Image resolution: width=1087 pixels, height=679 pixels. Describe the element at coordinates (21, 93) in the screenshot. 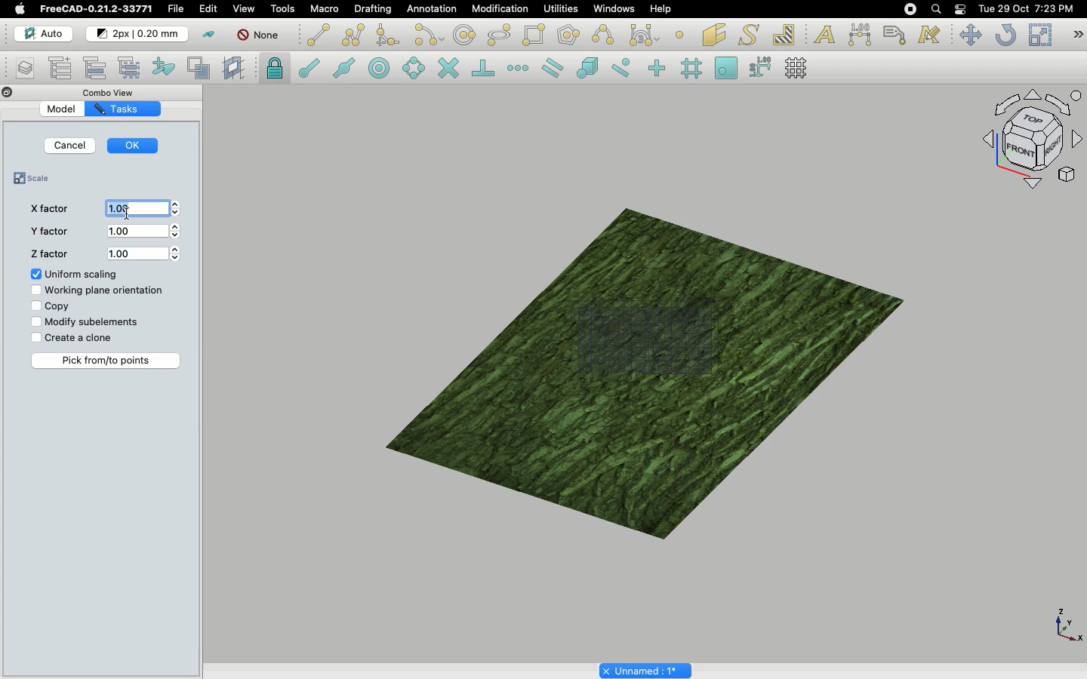

I see `Collapse` at that location.